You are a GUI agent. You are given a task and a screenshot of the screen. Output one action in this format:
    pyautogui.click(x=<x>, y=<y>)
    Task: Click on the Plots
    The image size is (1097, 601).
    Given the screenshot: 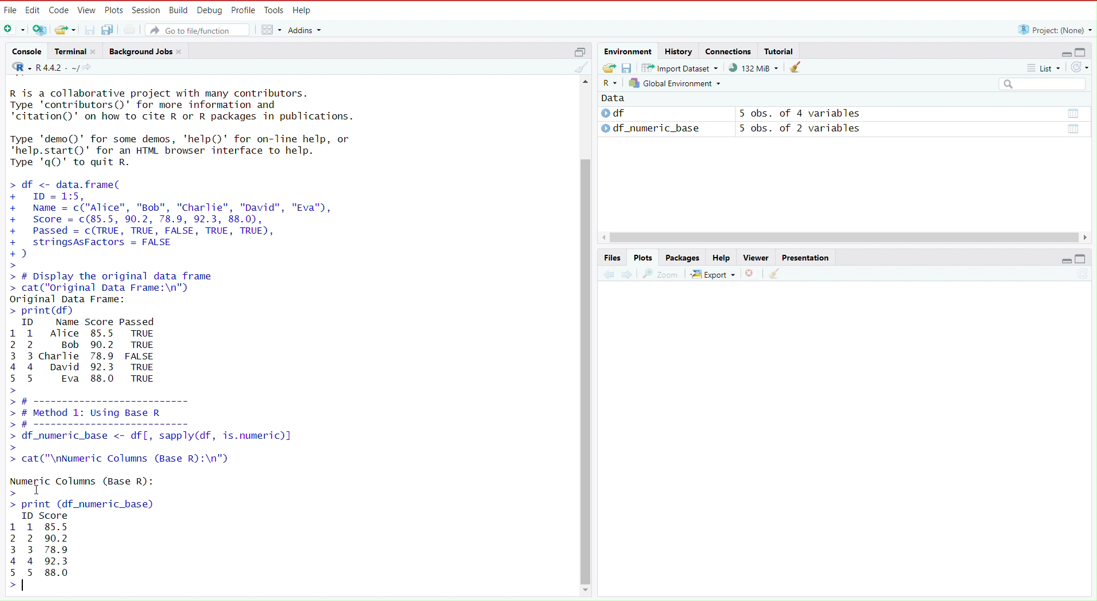 What is the action you would take?
    pyautogui.click(x=642, y=258)
    